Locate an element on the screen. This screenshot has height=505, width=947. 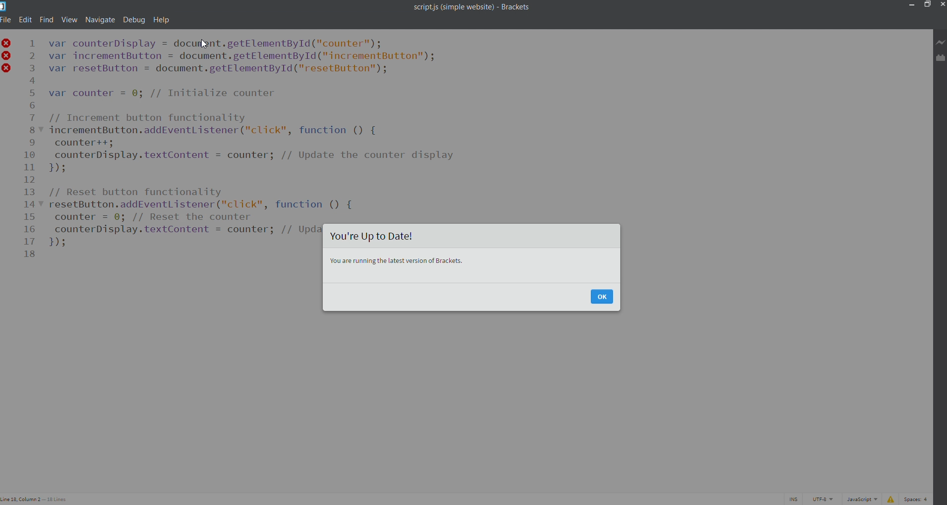
debug is located at coordinates (134, 19).